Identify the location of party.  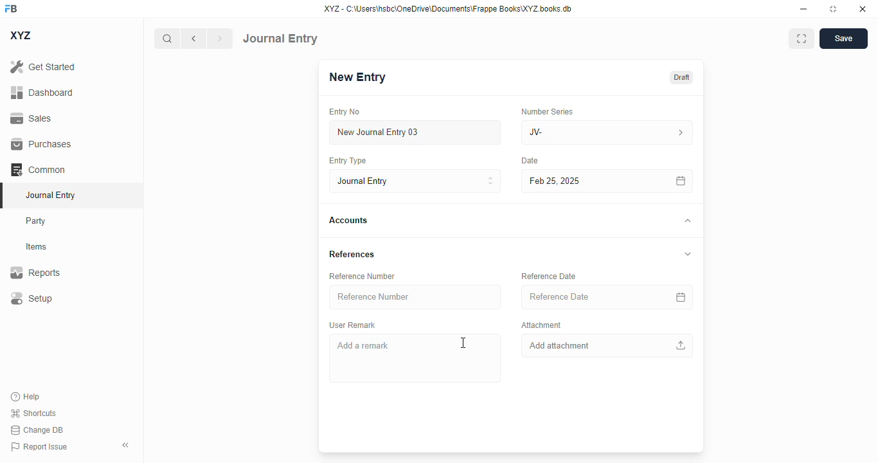
(36, 221).